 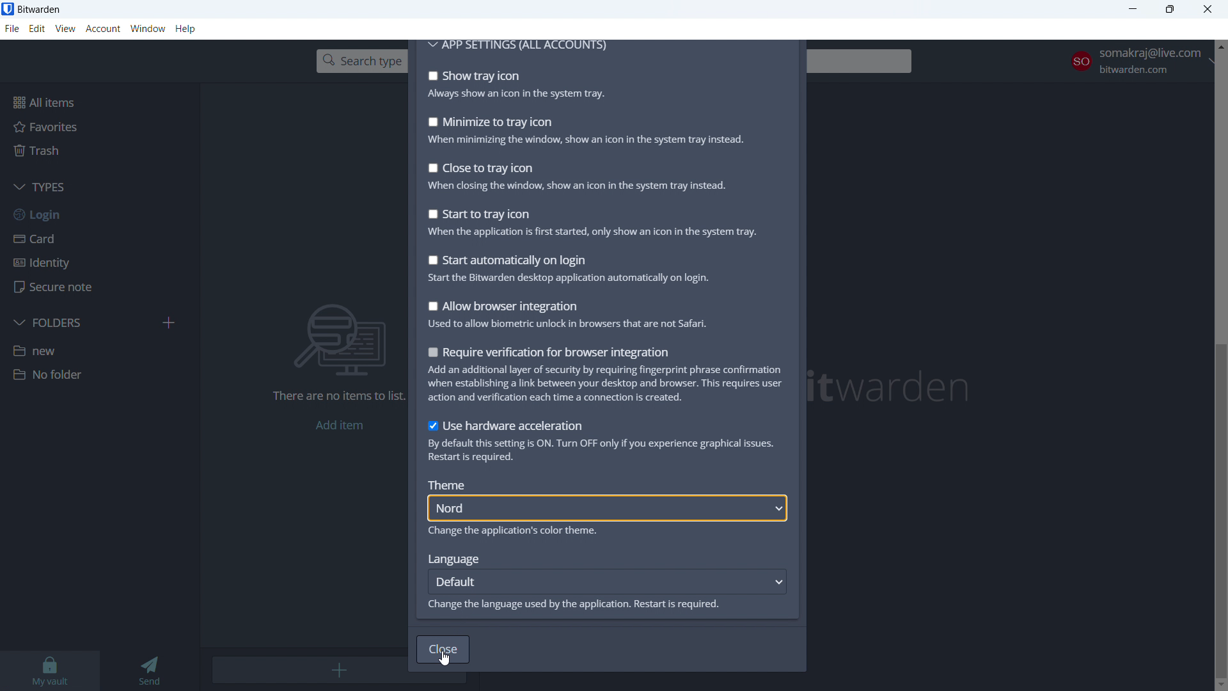 What do you see at coordinates (604, 314) in the screenshot?
I see `all browser integration` at bounding box center [604, 314].